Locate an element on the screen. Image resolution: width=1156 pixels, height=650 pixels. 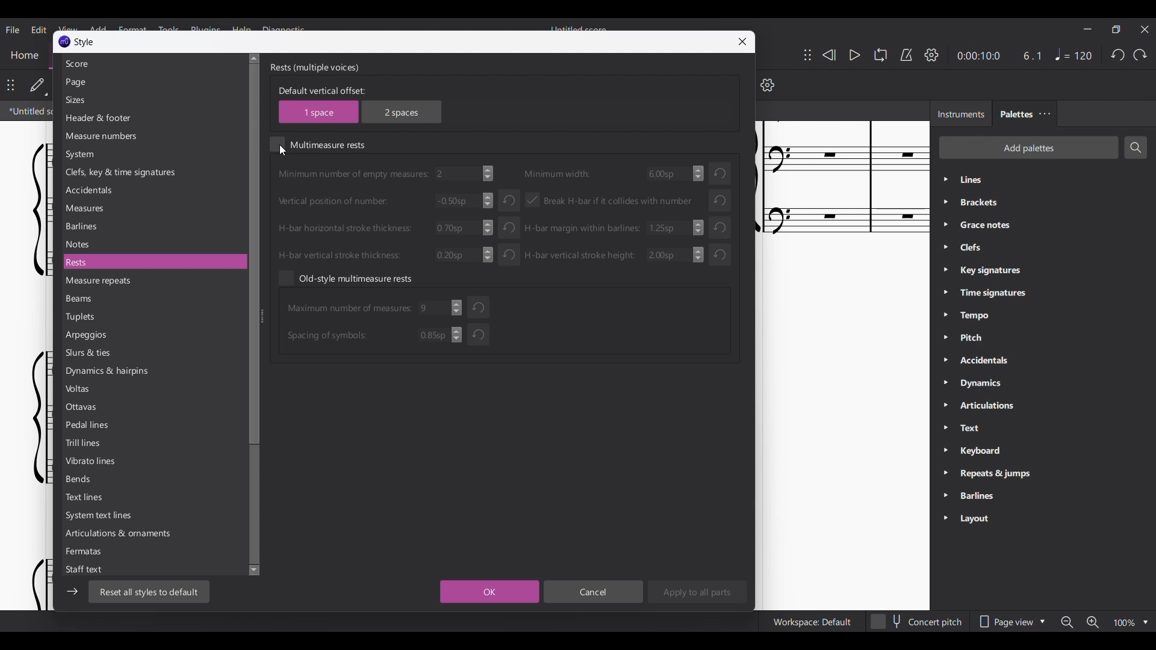
Header and footer is located at coordinates (153, 118).